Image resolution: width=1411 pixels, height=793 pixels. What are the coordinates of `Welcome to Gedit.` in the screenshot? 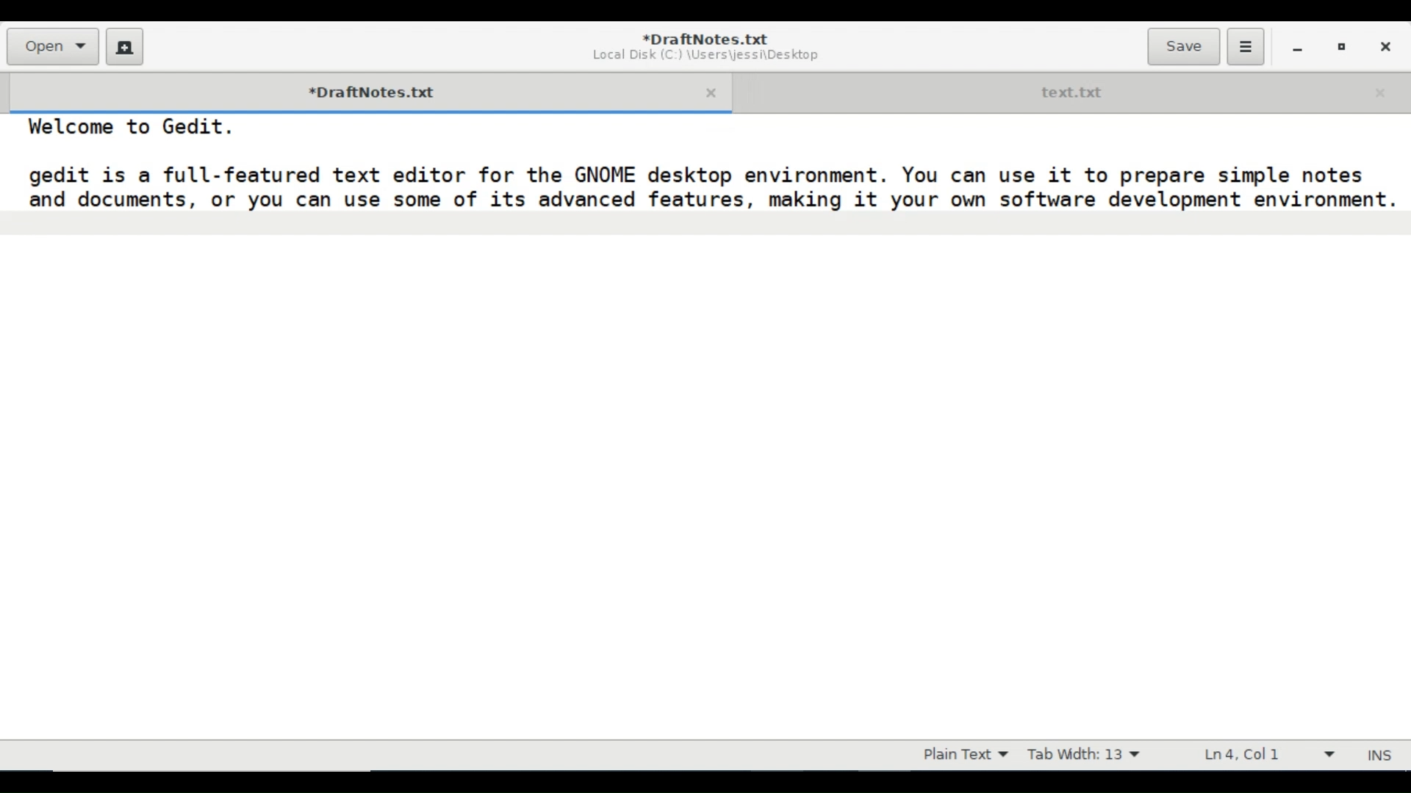 It's located at (126, 128).